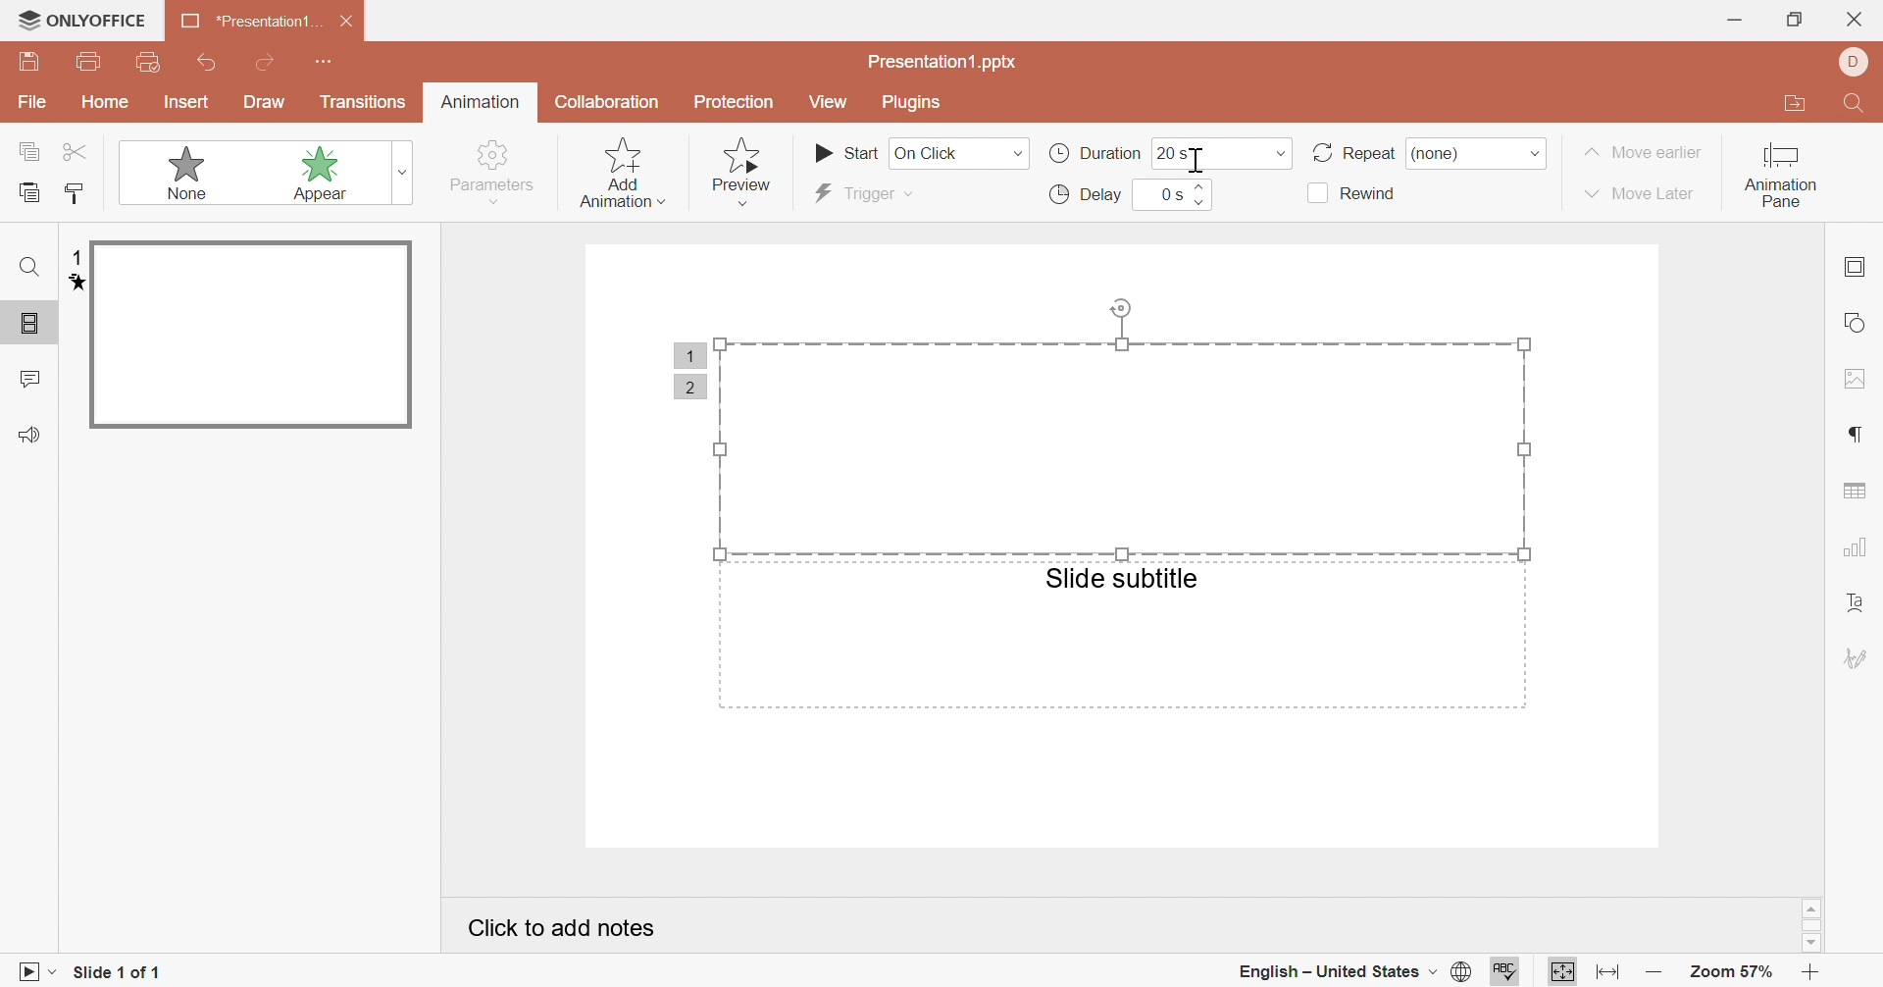 This screenshot has height=987, width=1883. What do you see at coordinates (1641, 193) in the screenshot?
I see `move later` at bounding box center [1641, 193].